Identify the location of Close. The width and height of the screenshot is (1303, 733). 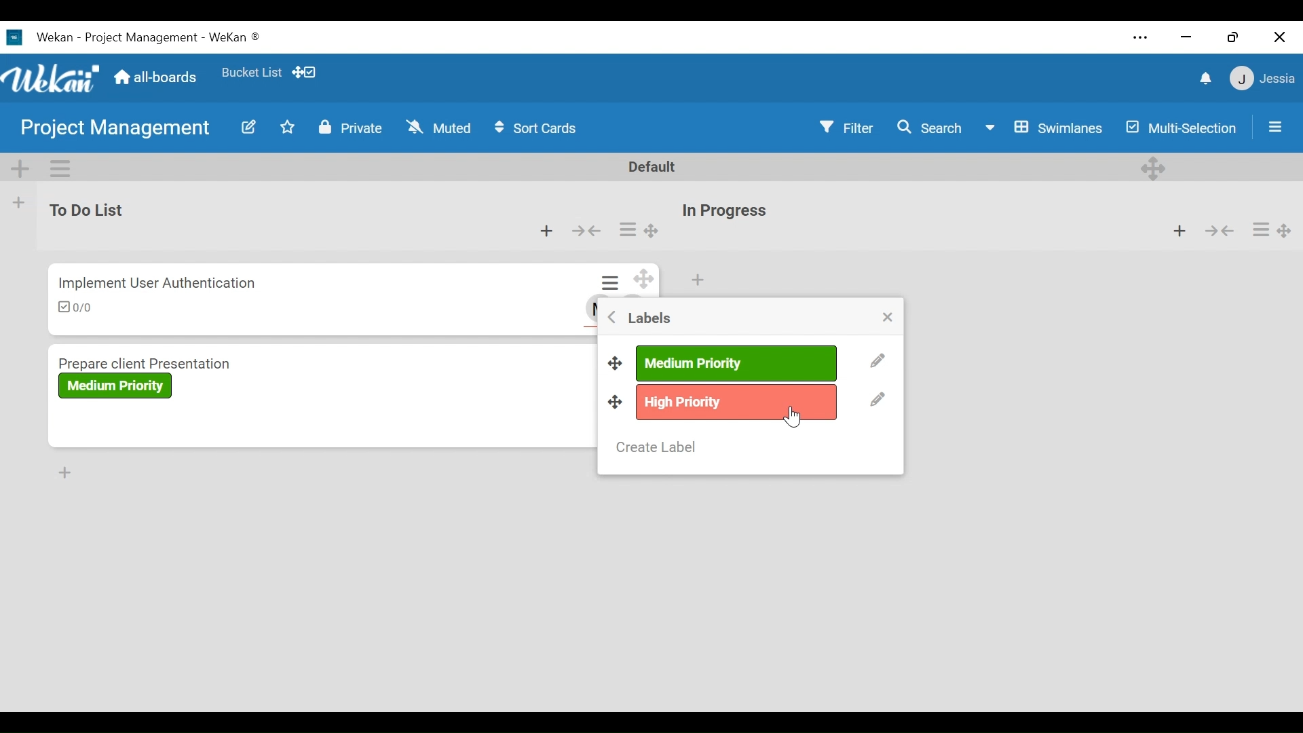
(1280, 37).